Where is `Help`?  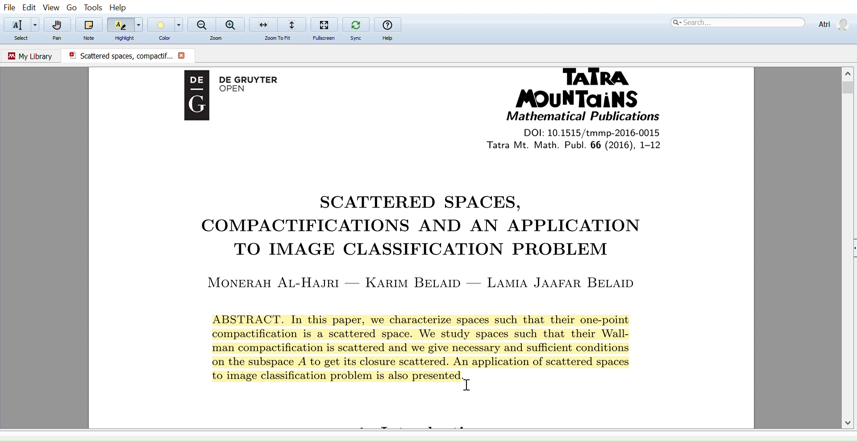
Help is located at coordinates (120, 8).